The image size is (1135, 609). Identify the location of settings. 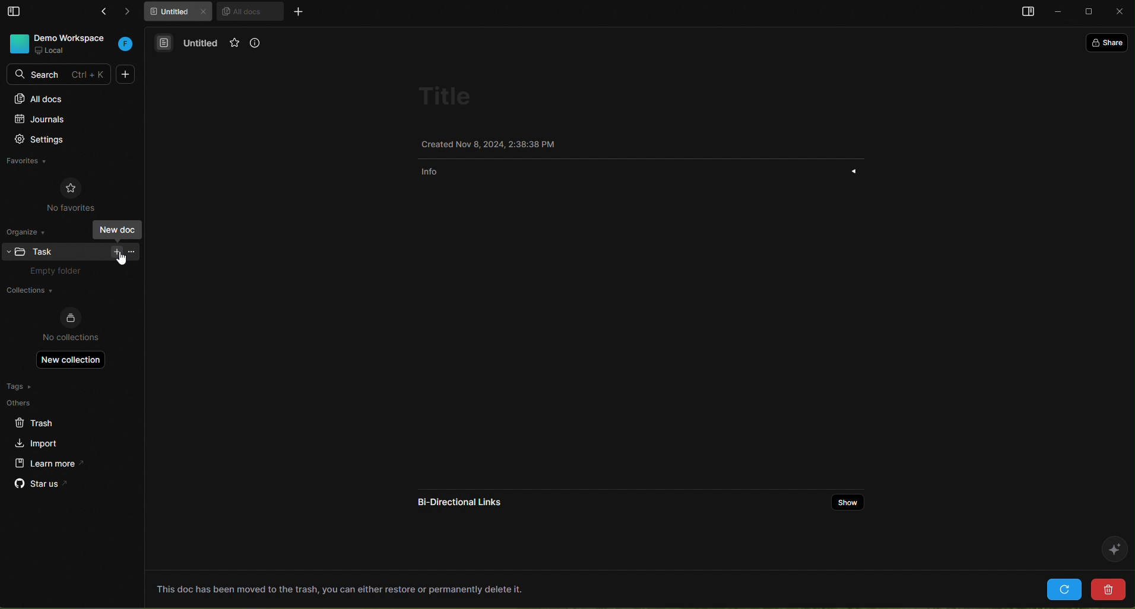
(65, 141).